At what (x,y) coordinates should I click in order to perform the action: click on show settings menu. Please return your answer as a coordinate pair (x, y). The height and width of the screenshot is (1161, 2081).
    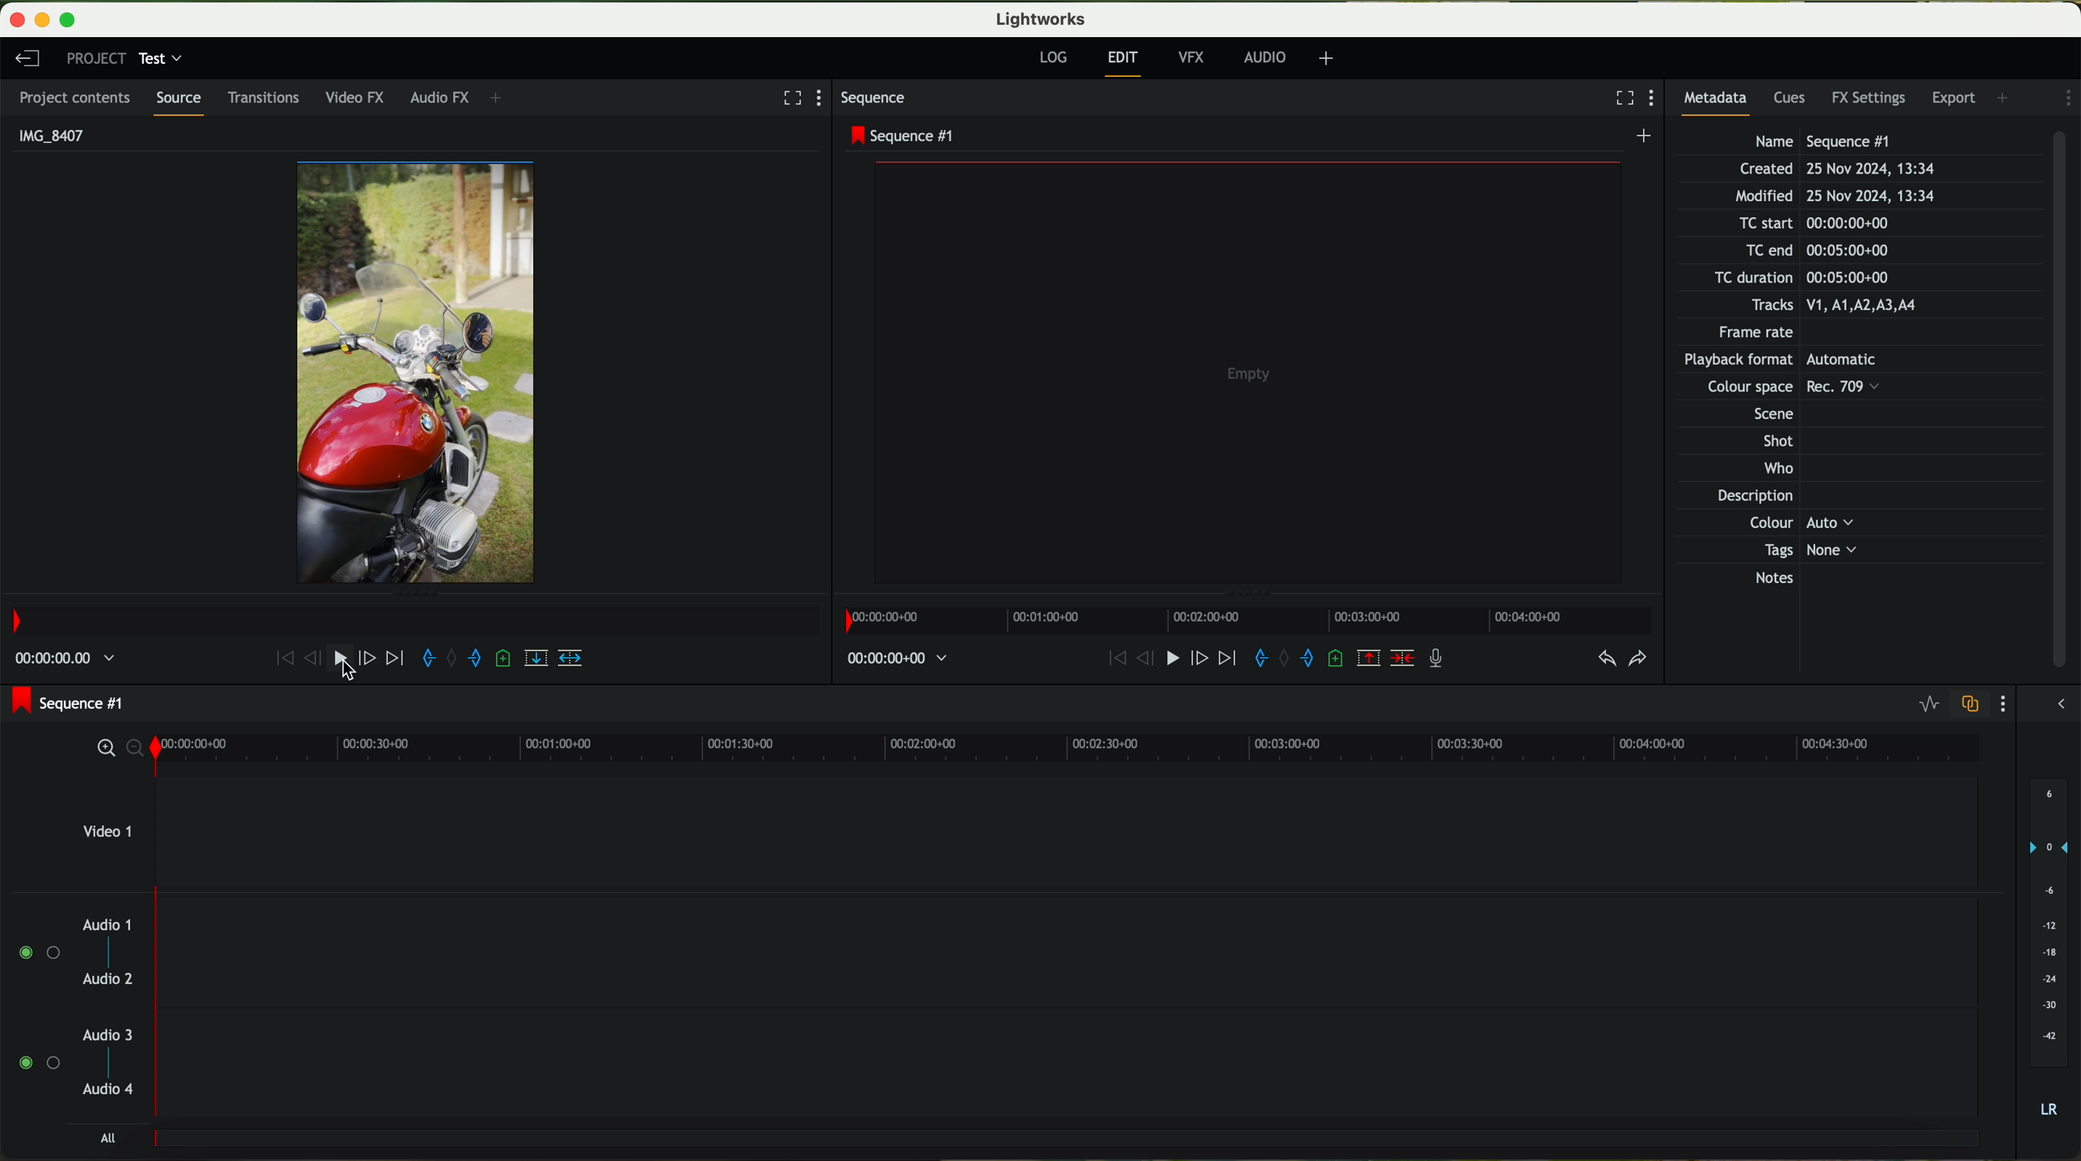
    Looking at the image, I should click on (1655, 99).